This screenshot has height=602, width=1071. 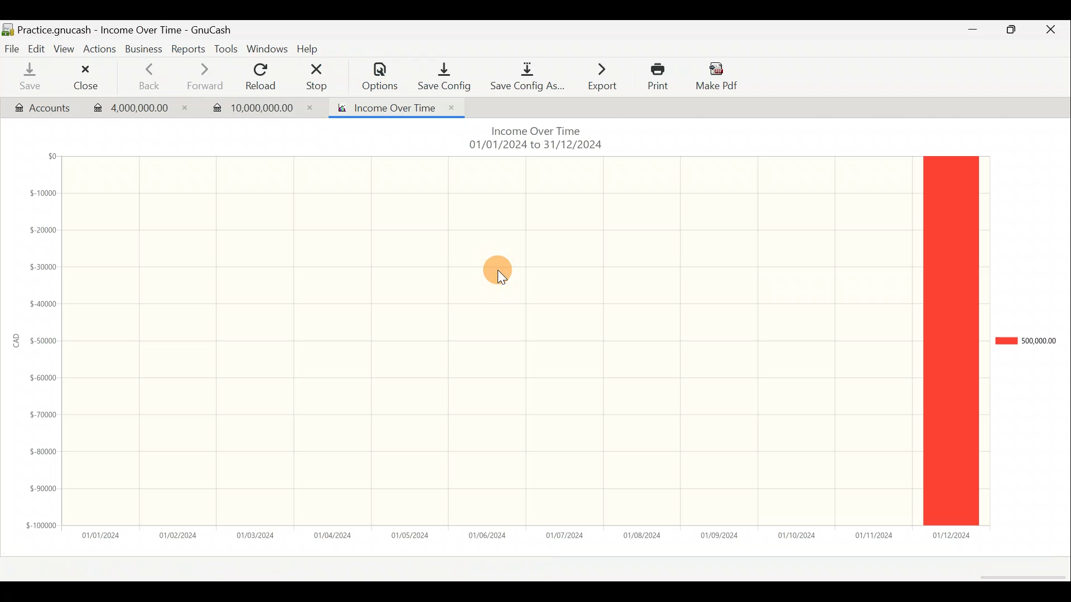 What do you see at coordinates (44, 452) in the screenshot?
I see `$-80000` at bounding box center [44, 452].